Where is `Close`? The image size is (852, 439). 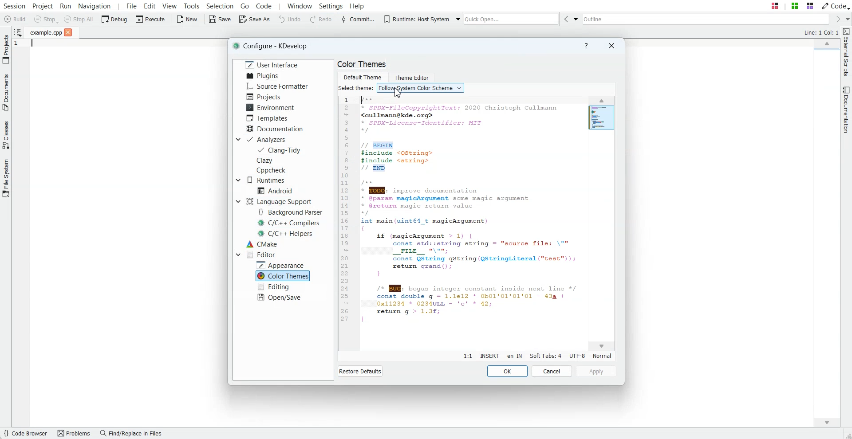
Close is located at coordinates (611, 45).